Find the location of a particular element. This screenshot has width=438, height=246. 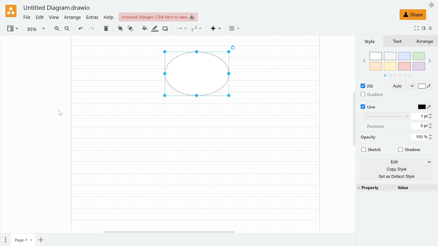

Next is located at coordinates (430, 60).